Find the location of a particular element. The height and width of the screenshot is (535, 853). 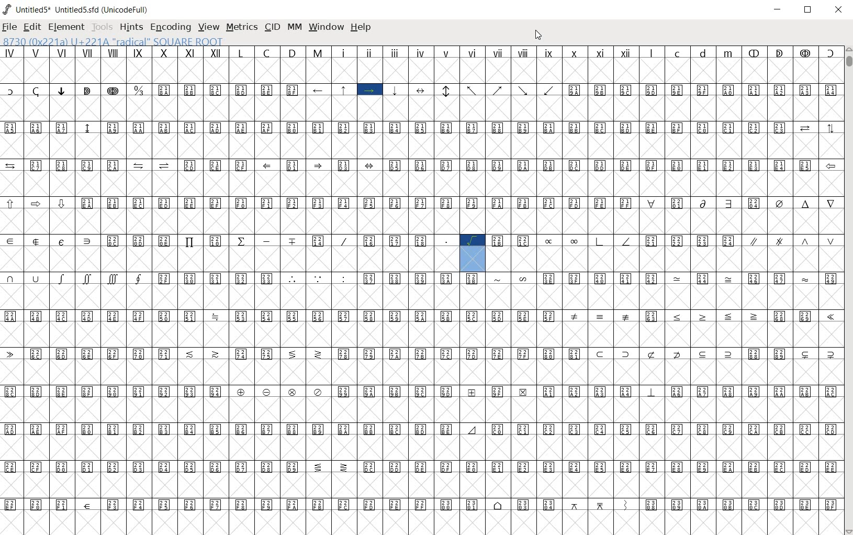

MM is located at coordinates (294, 27).